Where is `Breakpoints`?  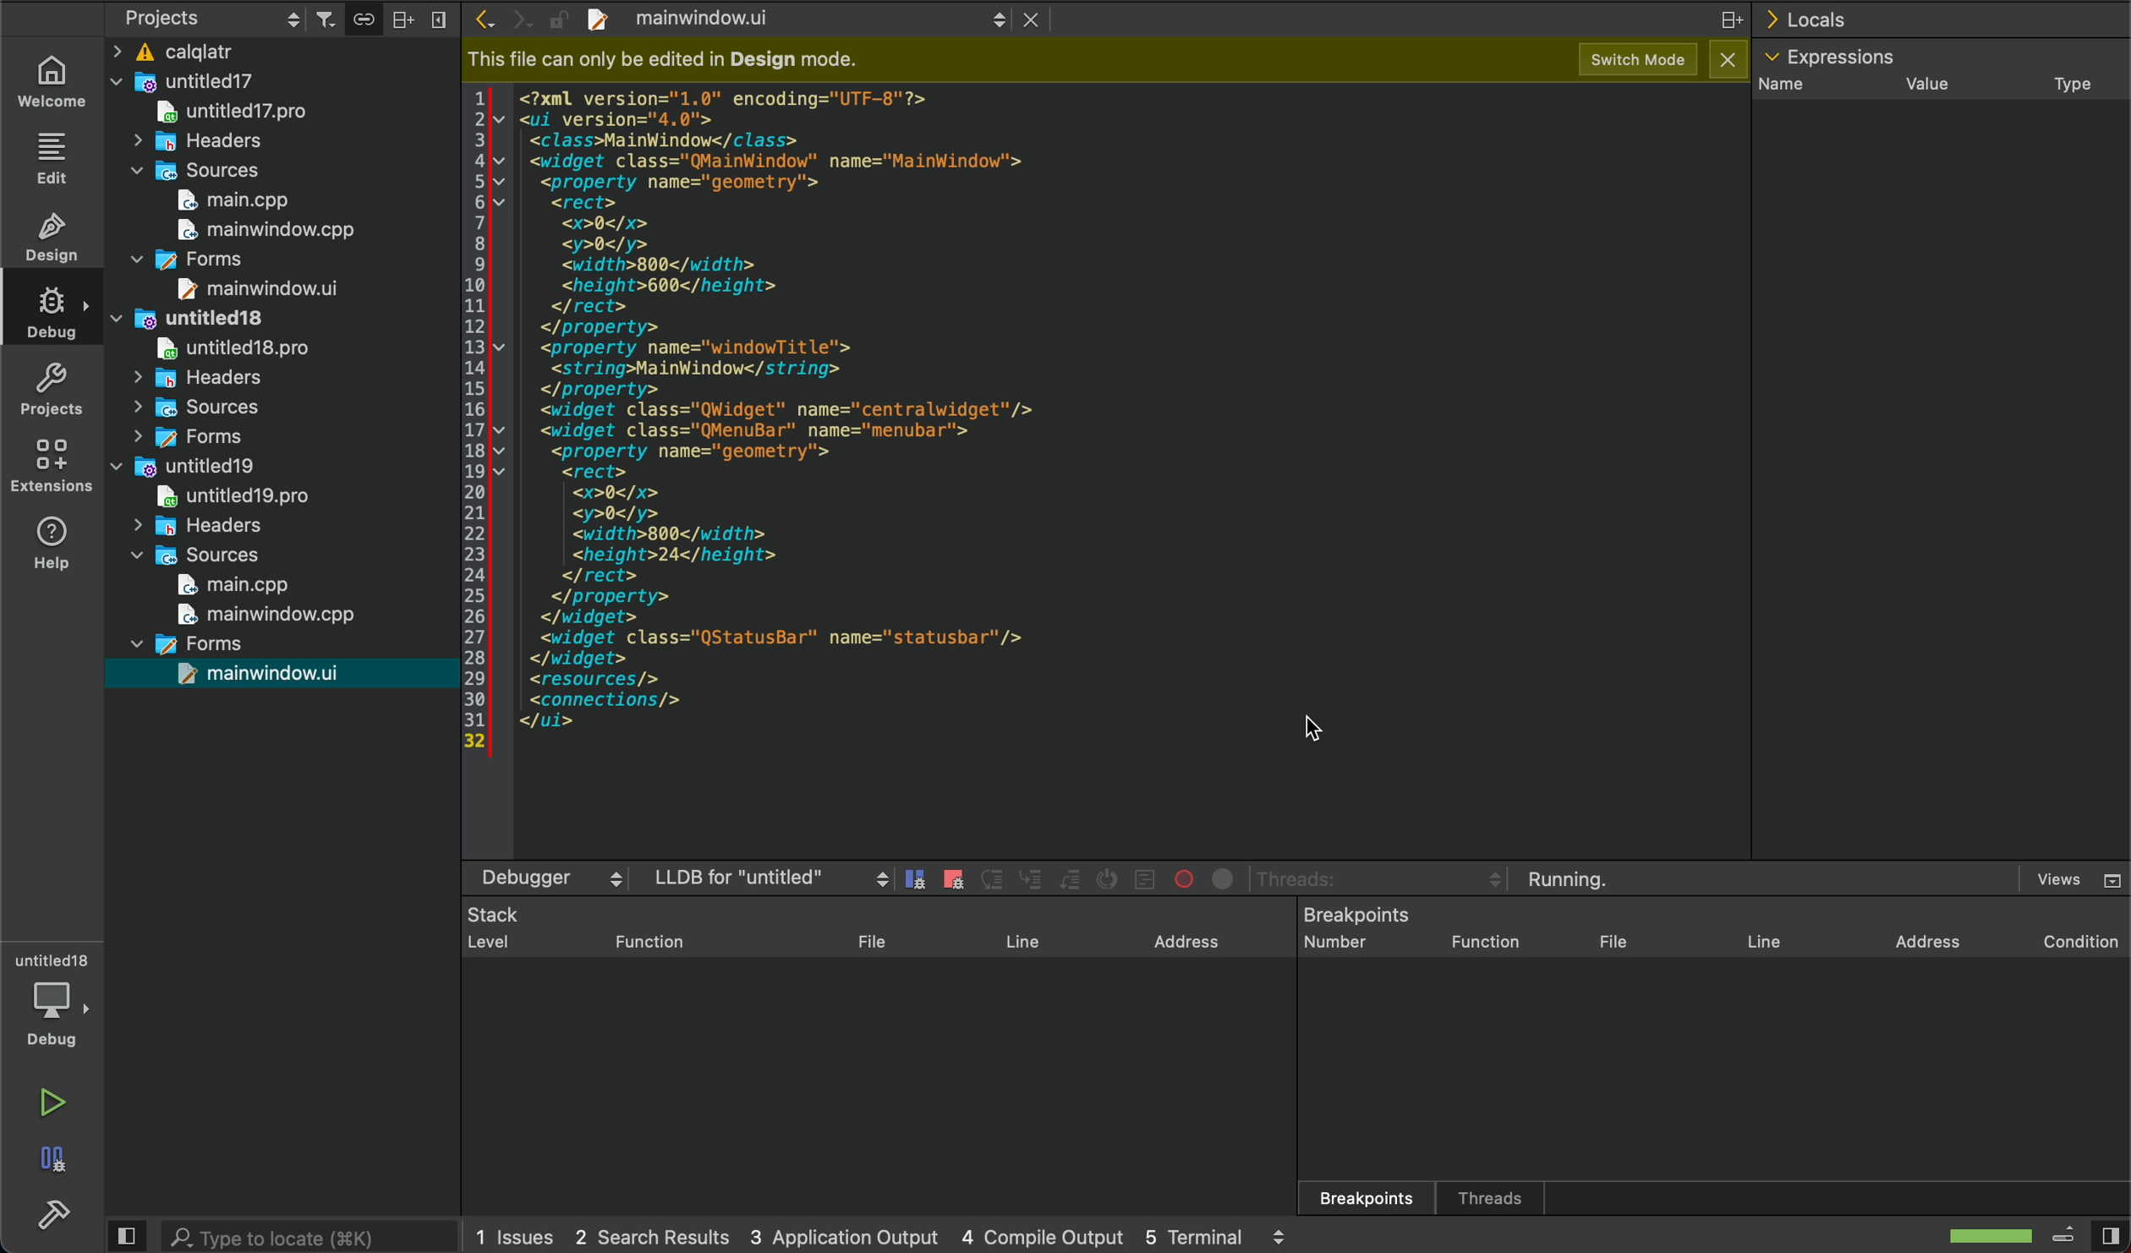 Breakpoints is located at coordinates (1343, 1190).